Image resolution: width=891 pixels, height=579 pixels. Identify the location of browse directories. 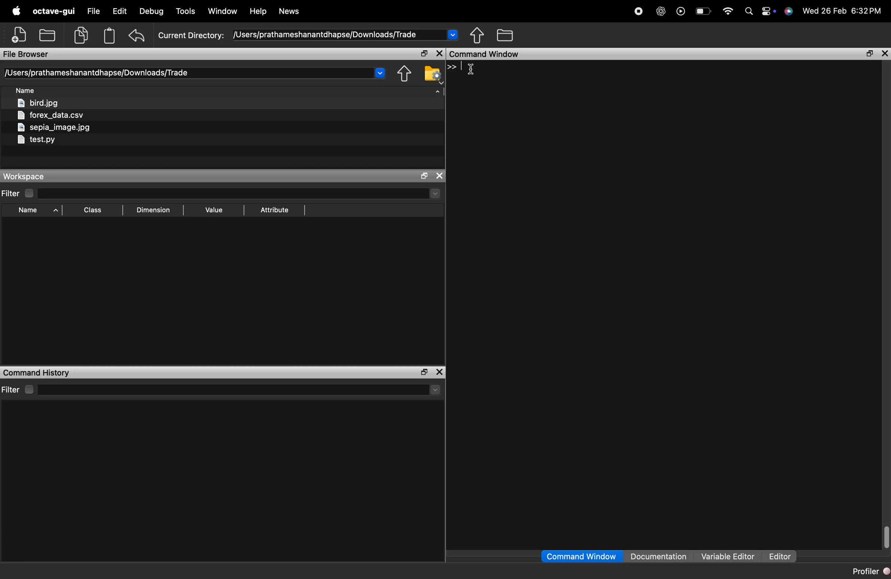
(505, 36).